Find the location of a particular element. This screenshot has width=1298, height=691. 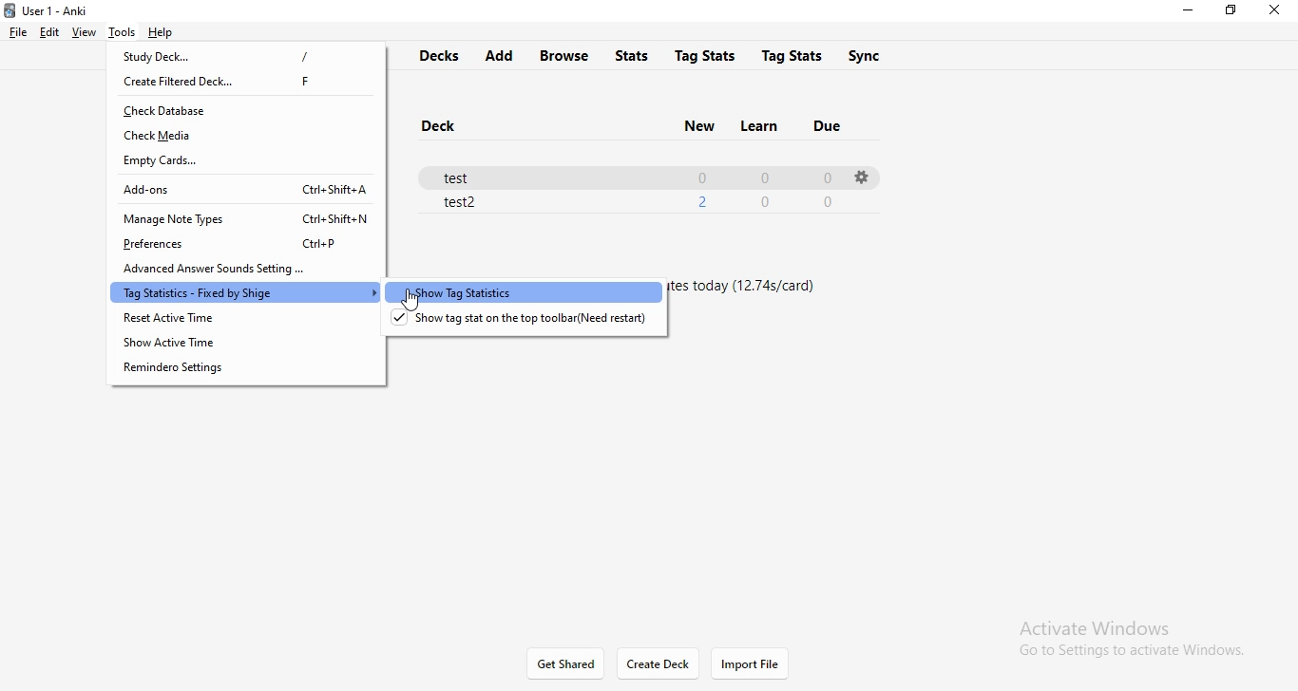

preferences is located at coordinates (239, 243).